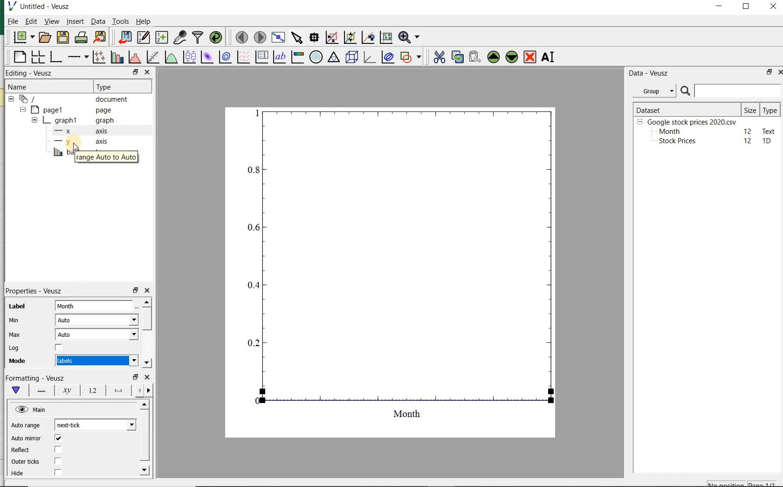 This screenshot has width=783, height=487. Describe the element at coordinates (767, 131) in the screenshot. I see `text` at that location.